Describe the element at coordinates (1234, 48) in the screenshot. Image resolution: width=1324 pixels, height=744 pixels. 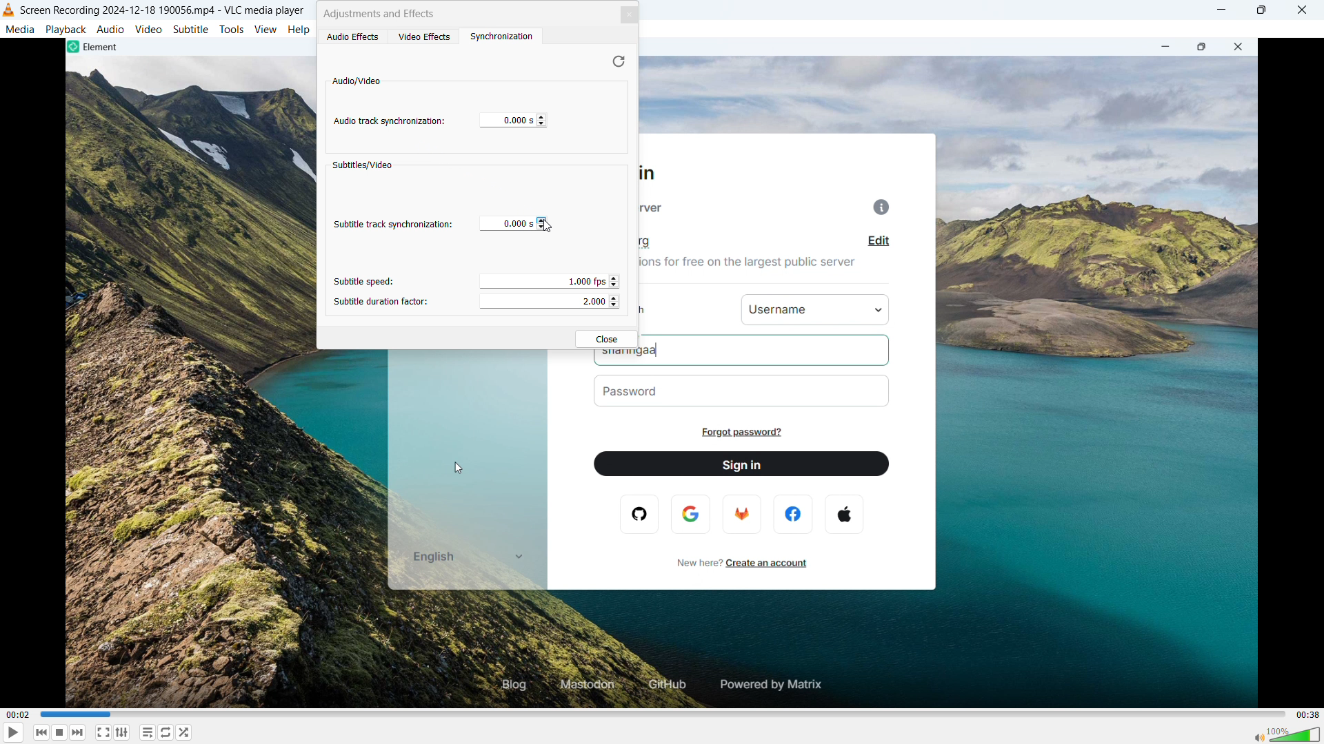
I see `close` at that location.